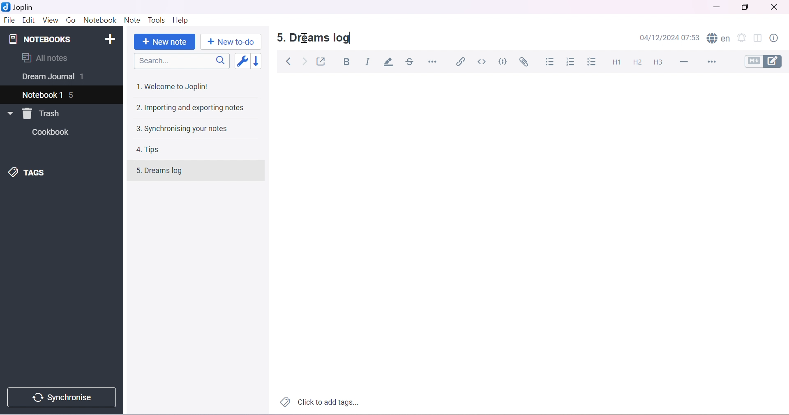 The height and width of the screenshot is (415, 789). What do you see at coordinates (323, 62) in the screenshot?
I see `Toggle external editing` at bounding box center [323, 62].